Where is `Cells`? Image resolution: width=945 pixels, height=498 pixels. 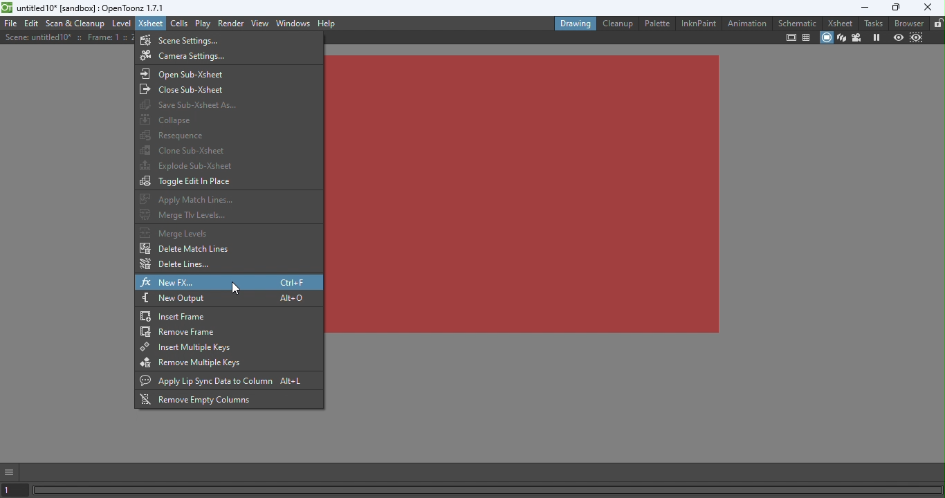
Cells is located at coordinates (181, 24).